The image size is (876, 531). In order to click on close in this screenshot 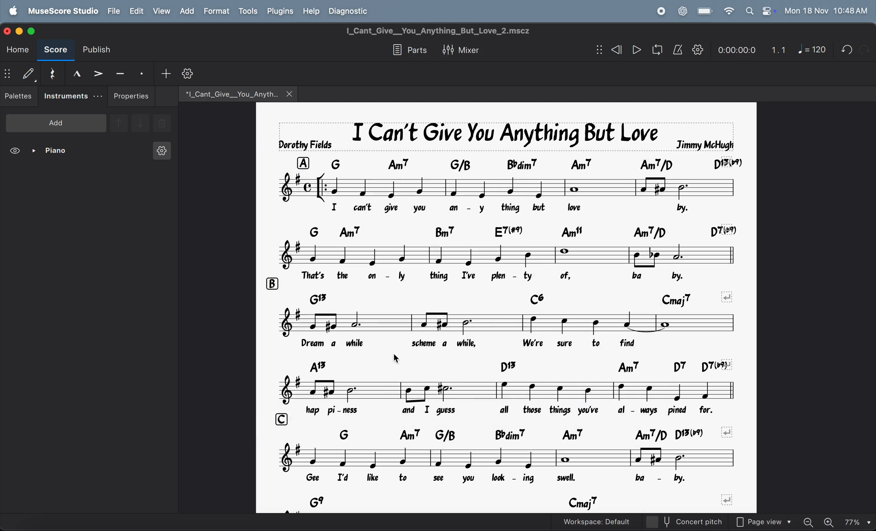, I will do `click(290, 94)`.